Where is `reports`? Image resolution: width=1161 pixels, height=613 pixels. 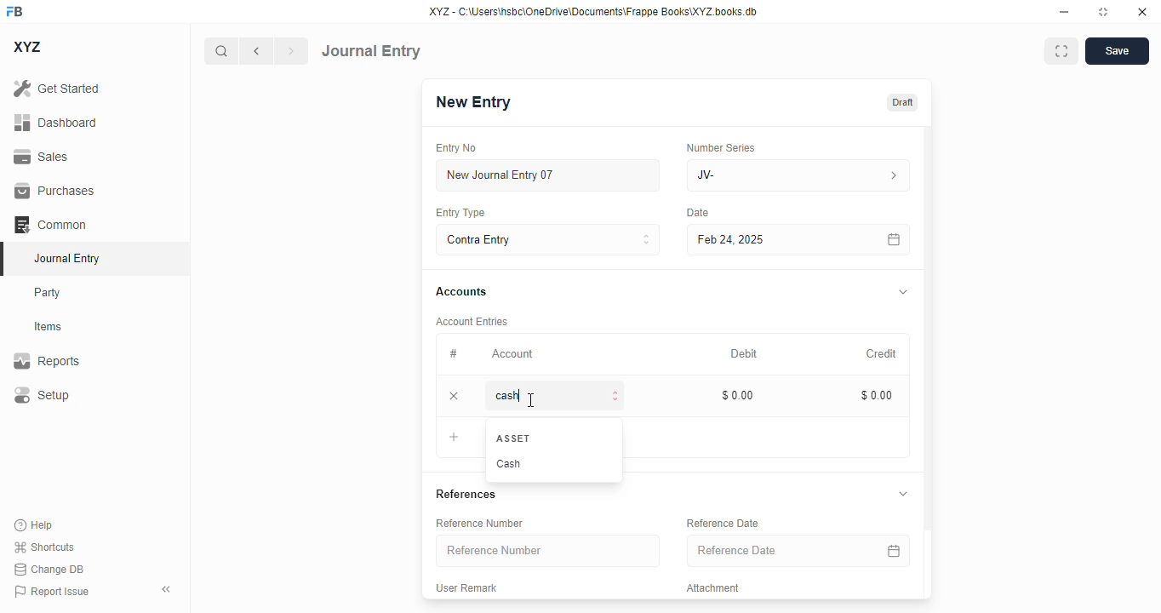
reports is located at coordinates (47, 360).